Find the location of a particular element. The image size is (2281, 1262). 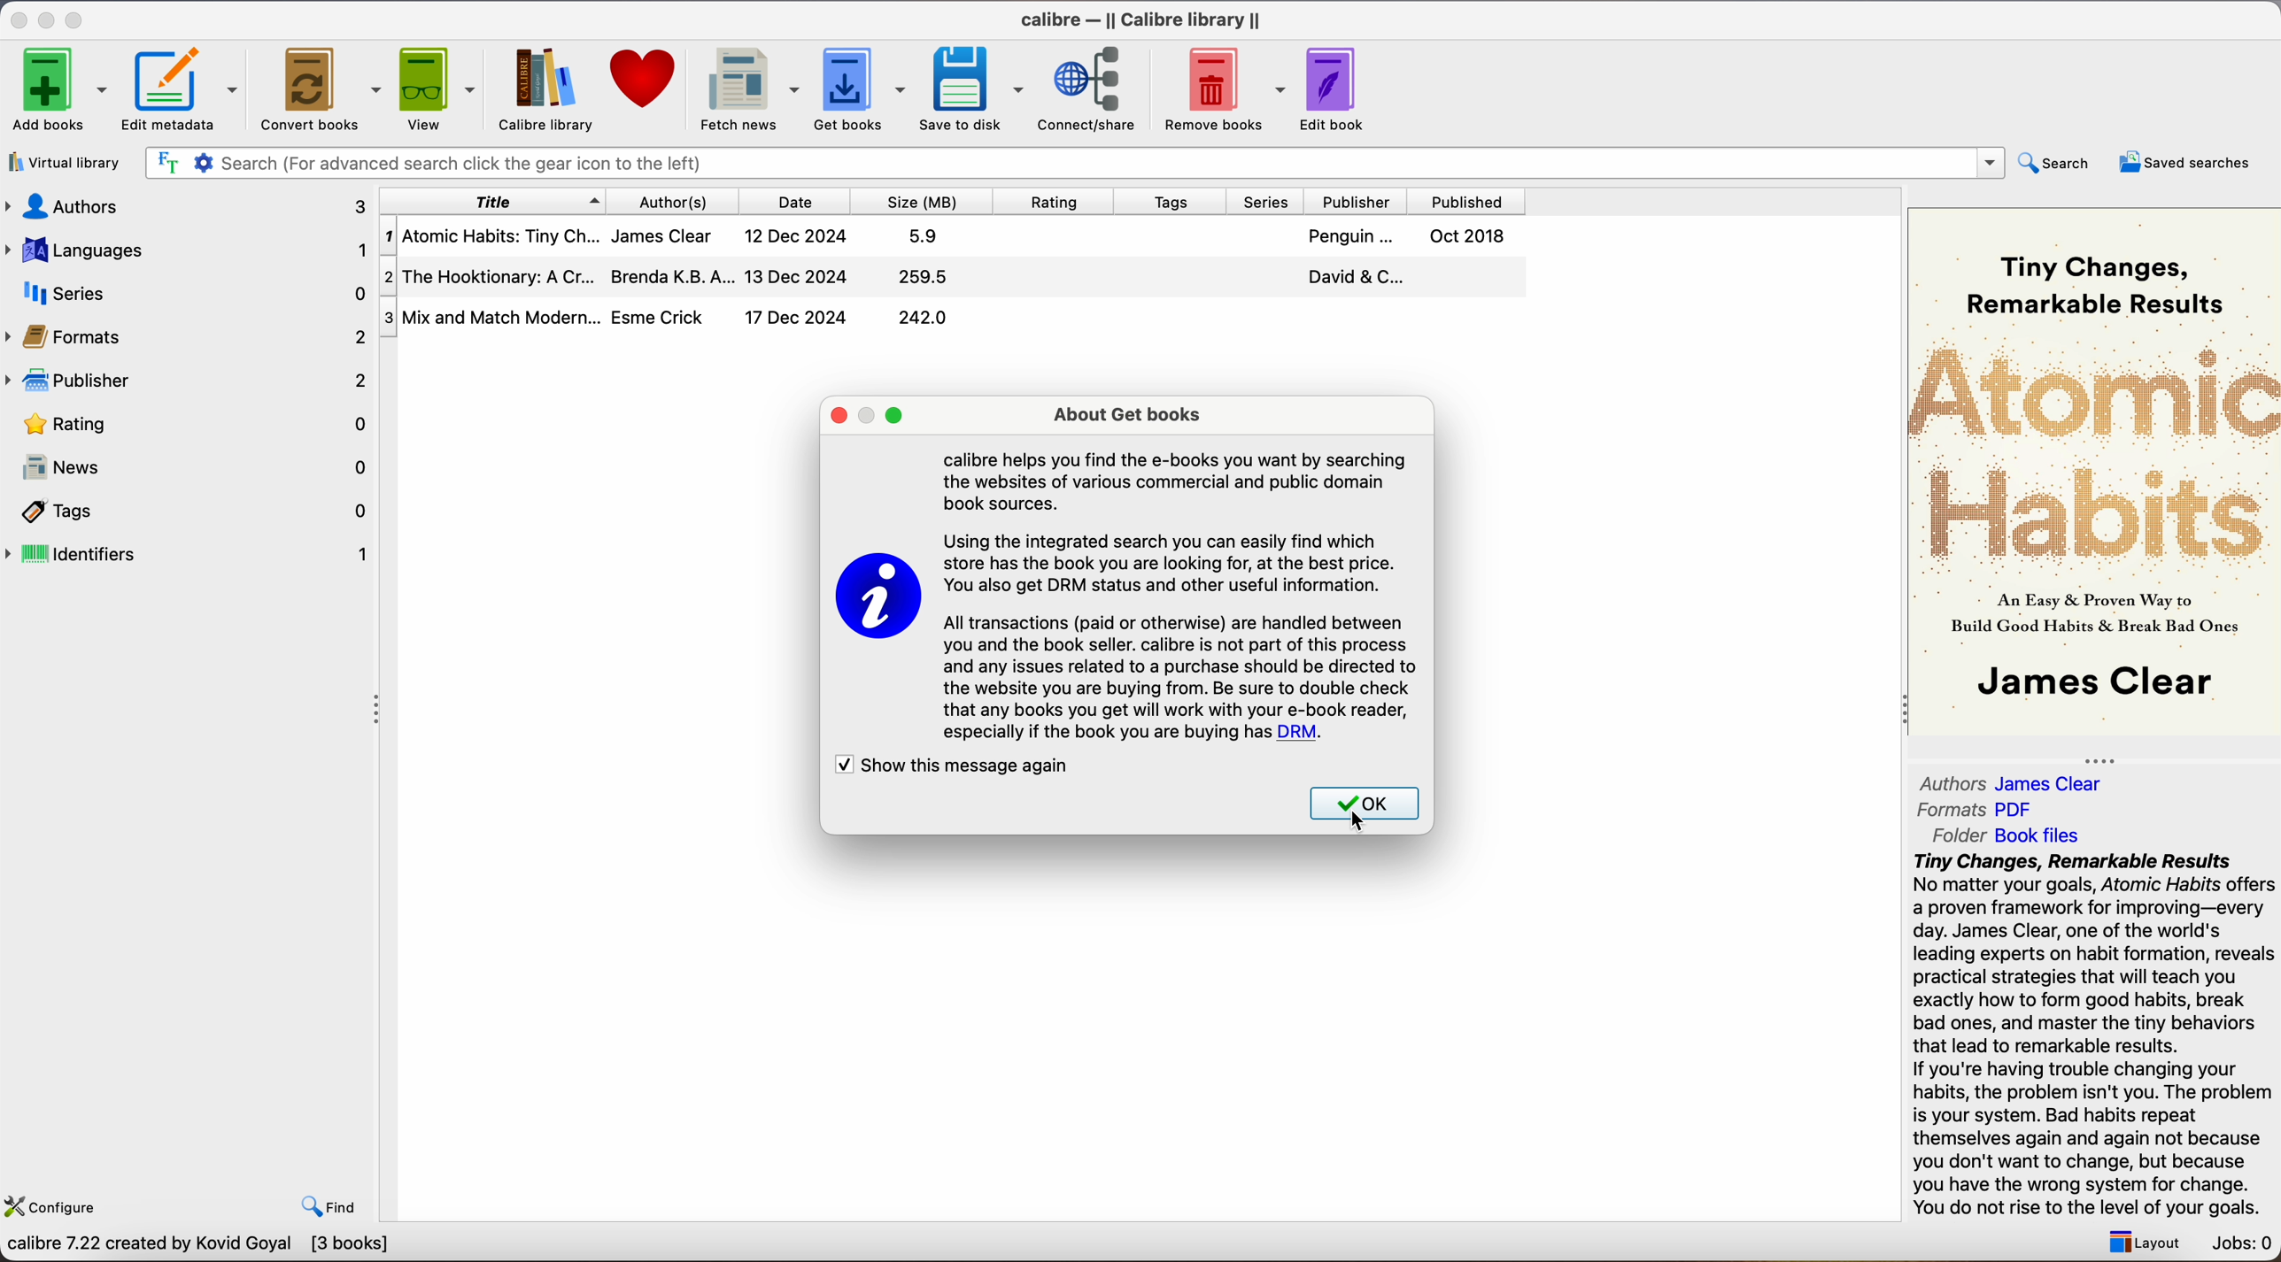

Esme Crick is located at coordinates (658, 317).